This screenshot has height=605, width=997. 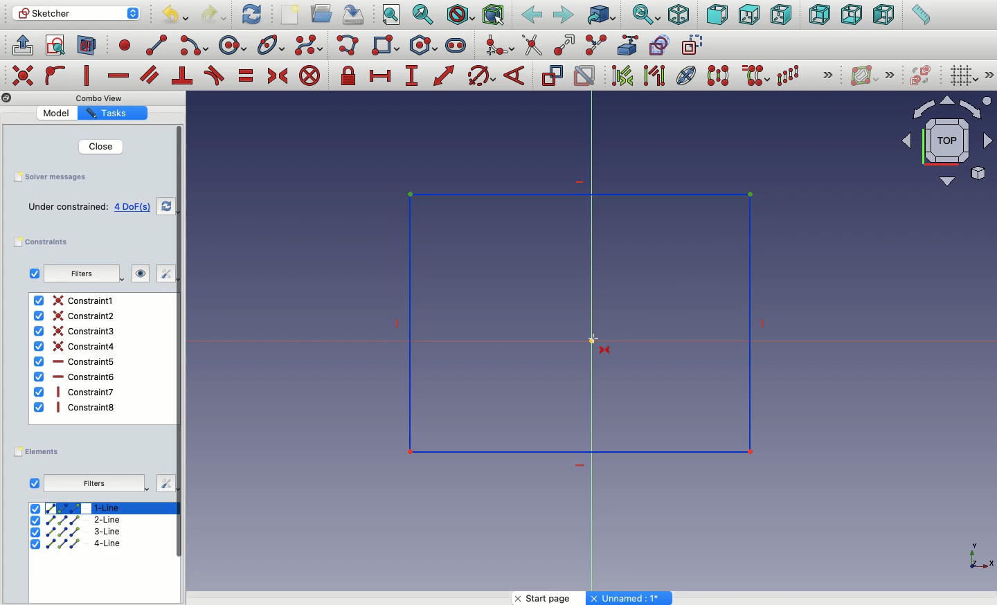 What do you see at coordinates (645, 15) in the screenshot?
I see `Sync view` at bounding box center [645, 15].